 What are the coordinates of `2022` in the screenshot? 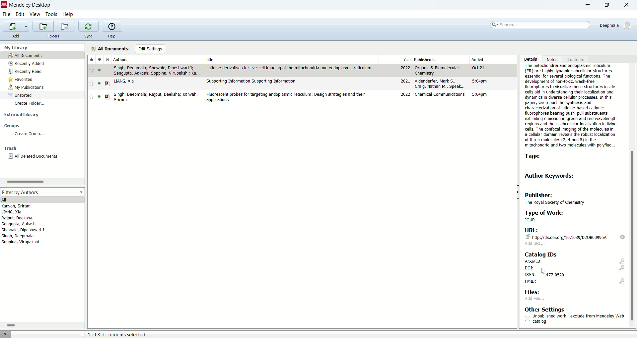 It's located at (405, 68).